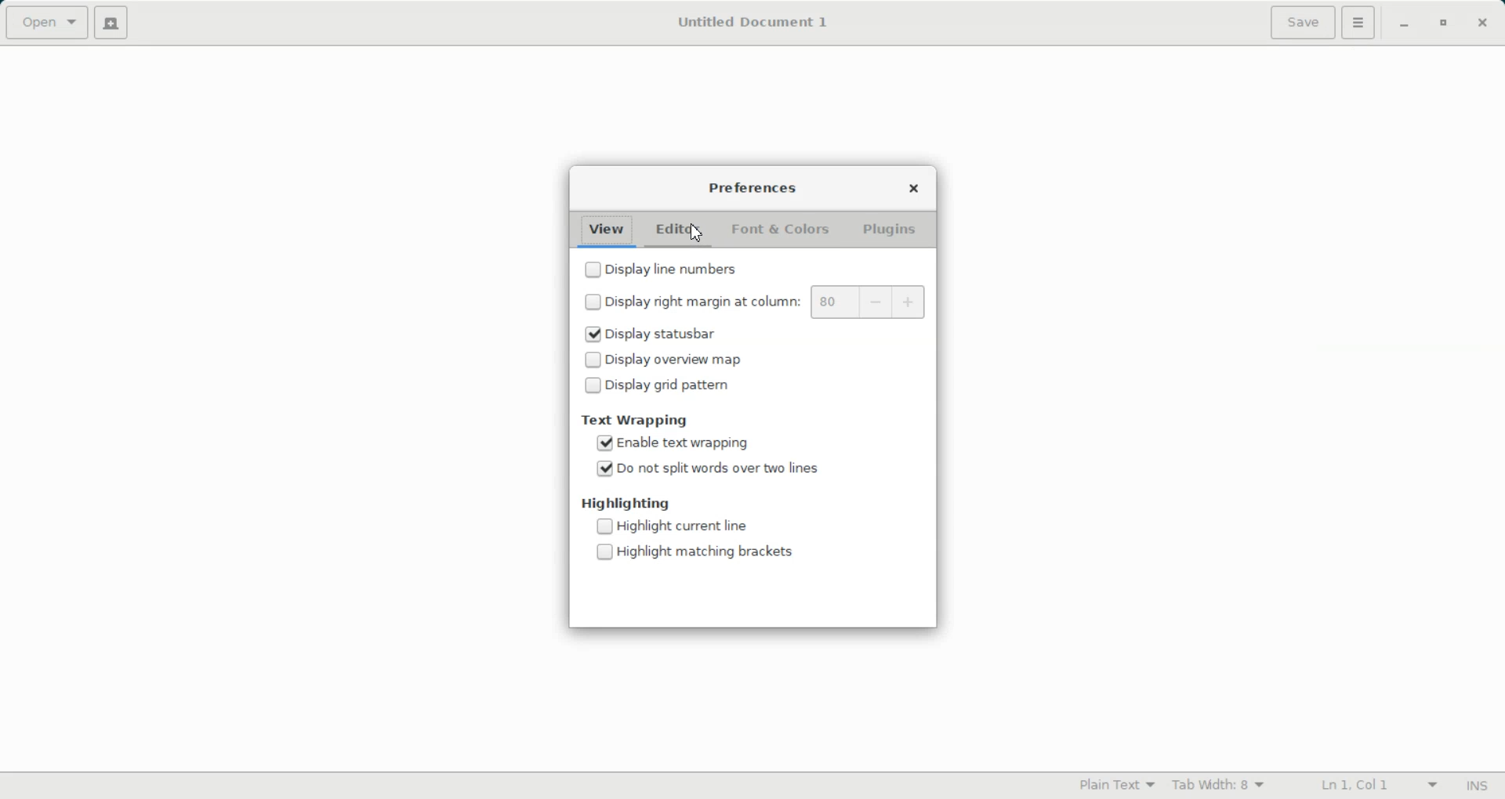 The height and width of the screenshot is (799, 1505). Describe the element at coordinates (749, 22) in the screenshot. I see `Untitled Document 1` at that location.